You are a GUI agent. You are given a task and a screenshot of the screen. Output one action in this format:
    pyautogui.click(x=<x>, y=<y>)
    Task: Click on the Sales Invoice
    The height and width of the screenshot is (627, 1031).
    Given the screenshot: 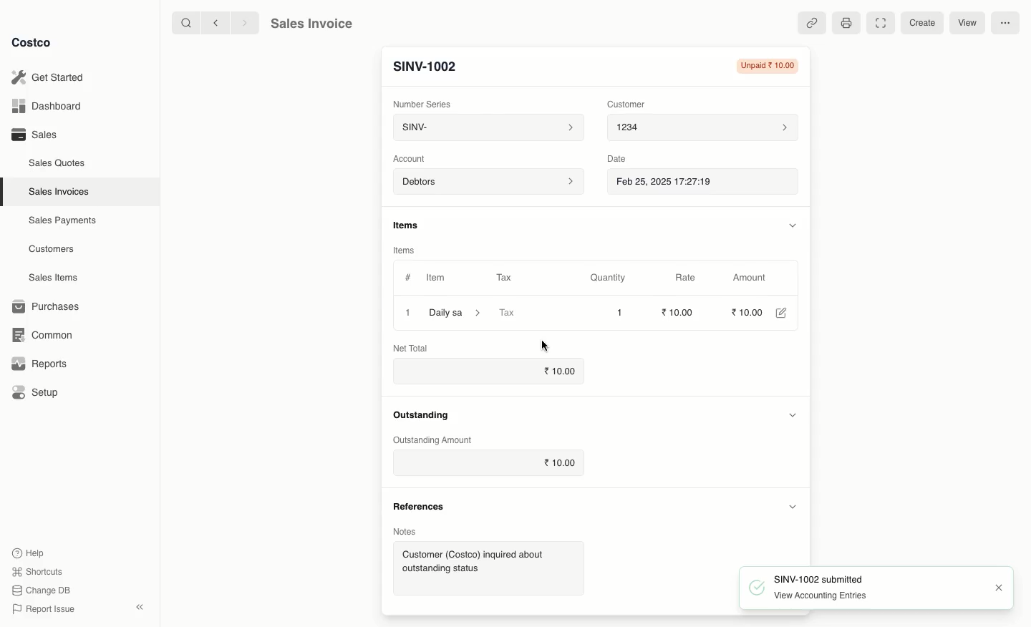 What is the action you would take?
    pyautogui.click(x=314, y=24)
    